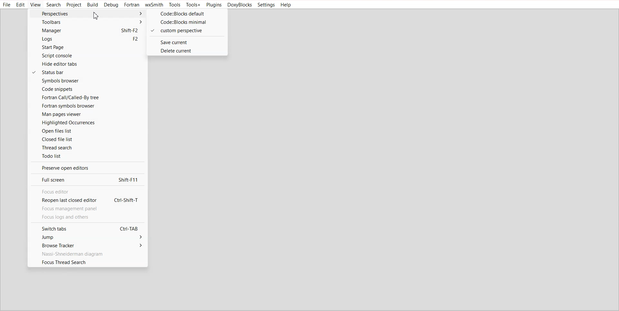  I want to click on Cursor, so click(96, 16).